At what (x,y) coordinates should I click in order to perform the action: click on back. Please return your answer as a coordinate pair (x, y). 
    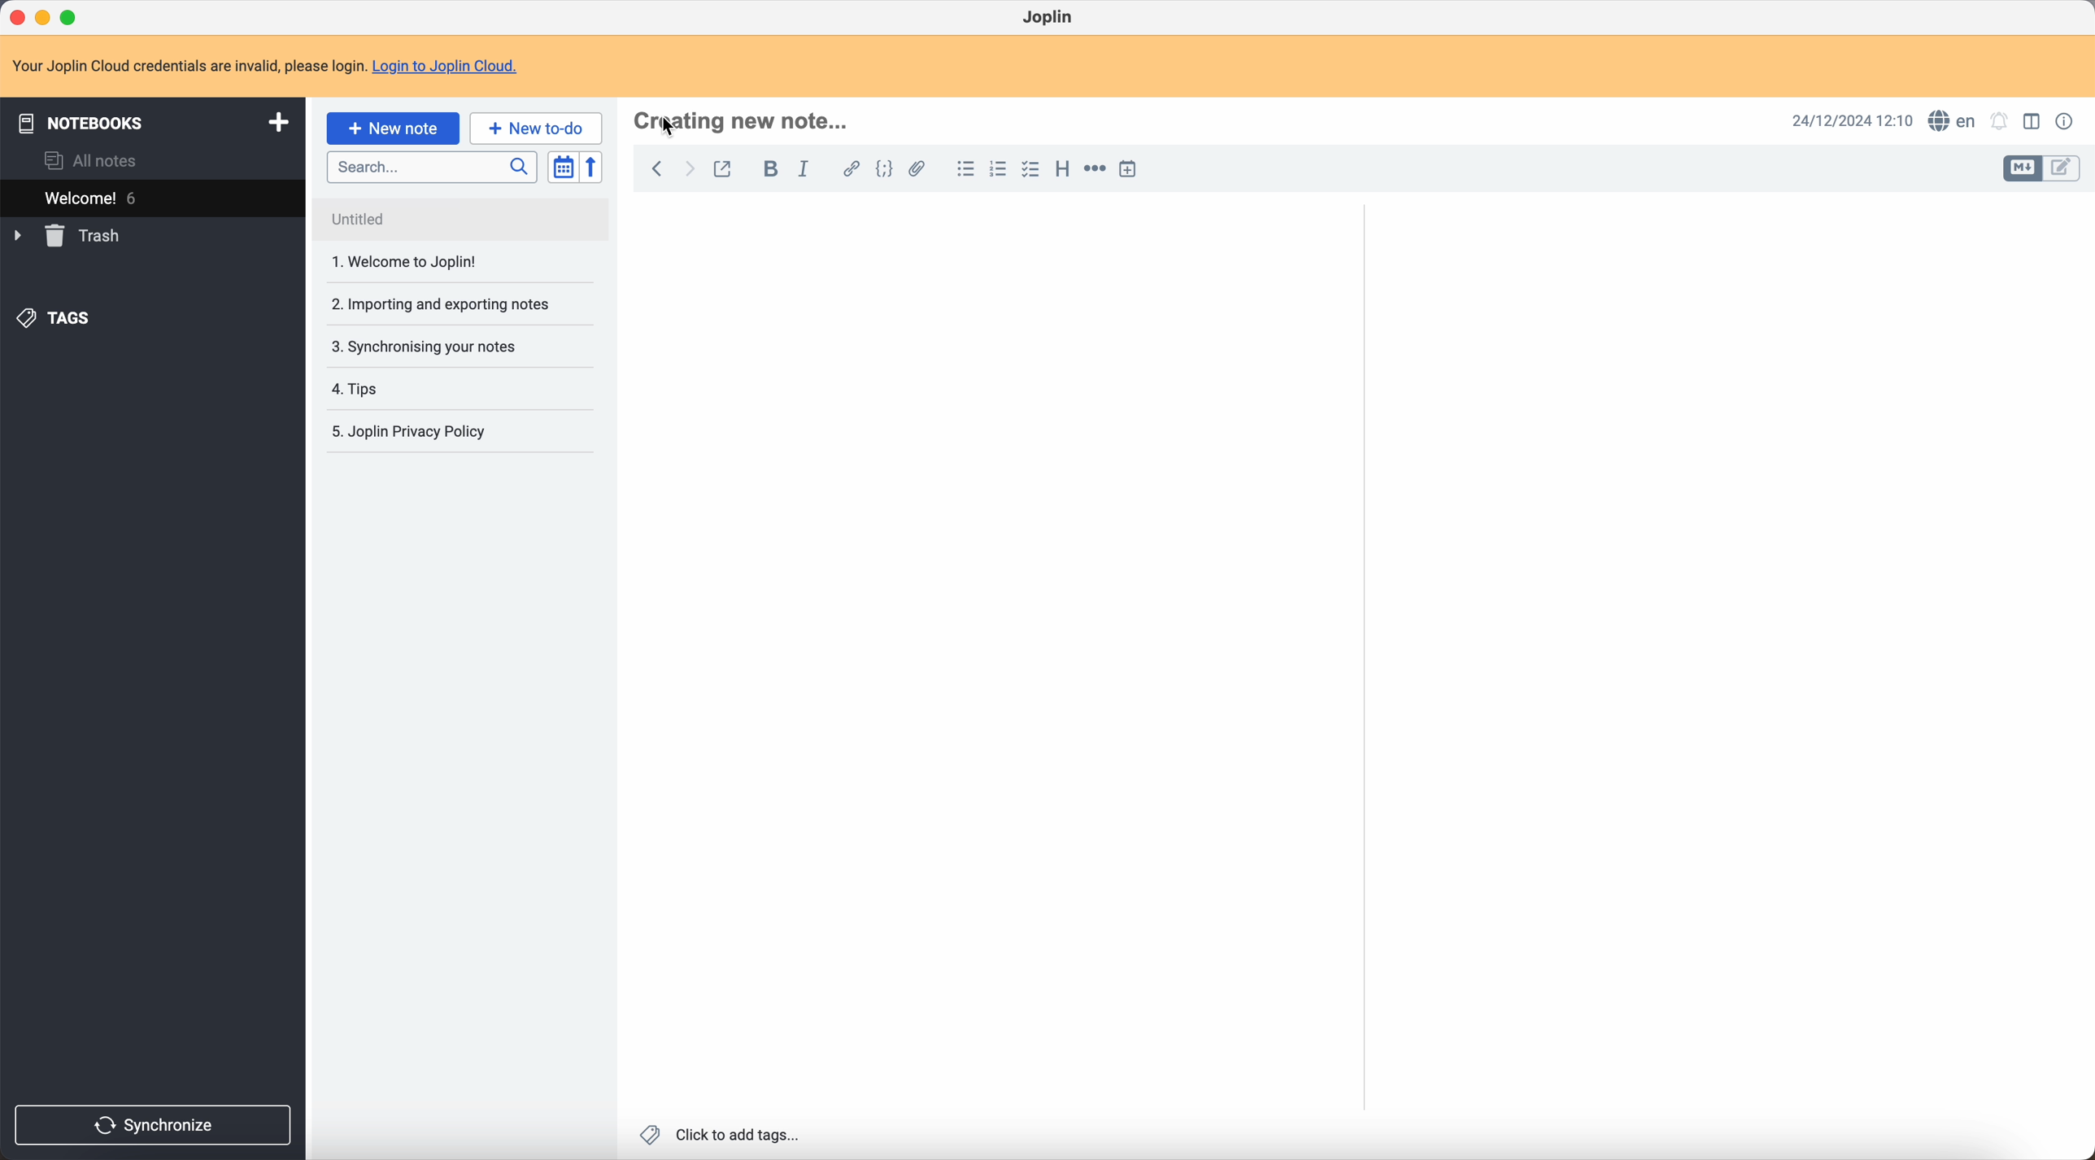
    Looking at the image, I should click on (656, 171).